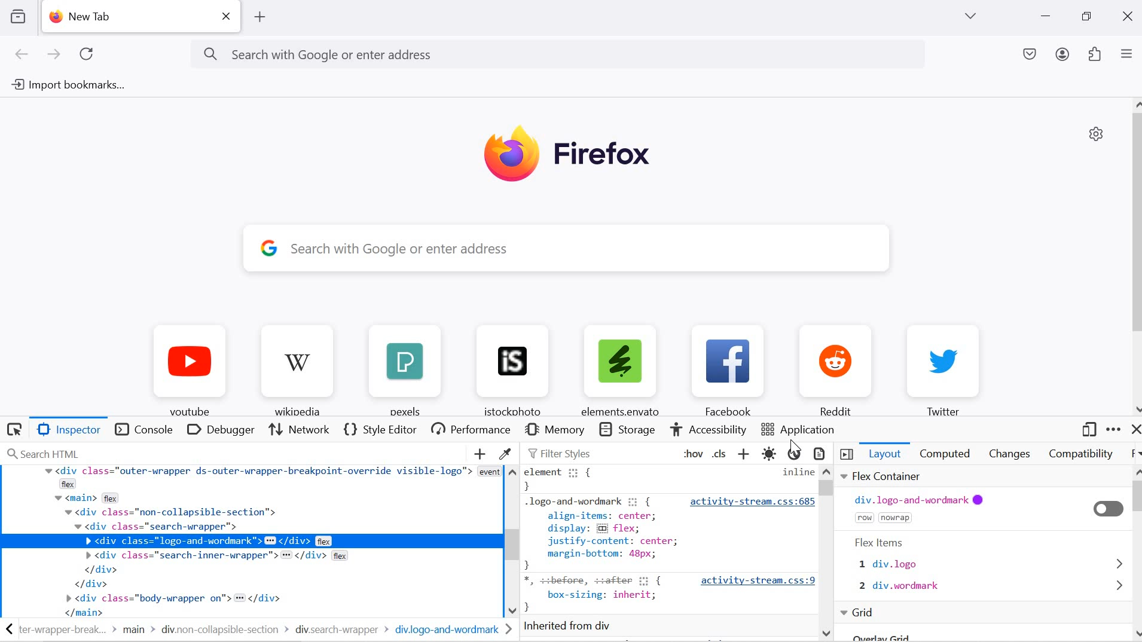 The height and width of the screenshot is (642, 1142). What do you see at coordinates (68, 82) in the screenshot?
I see `Import bookmarks` at bounding box center [68, 82].